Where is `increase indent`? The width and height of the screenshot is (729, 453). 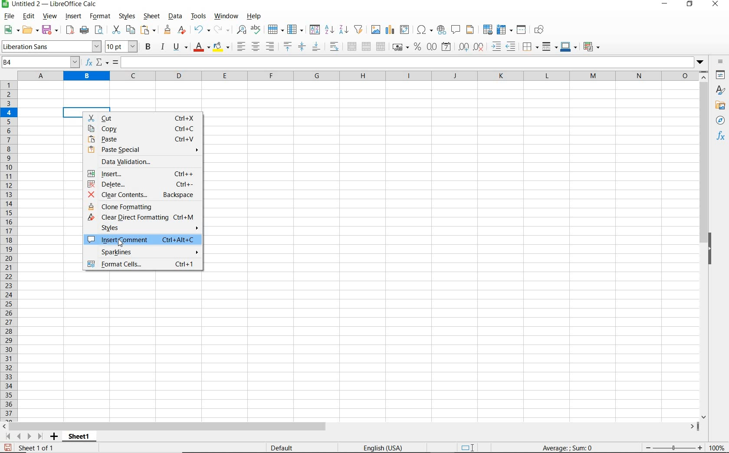 increase indent is located at coordinates (497, 46).